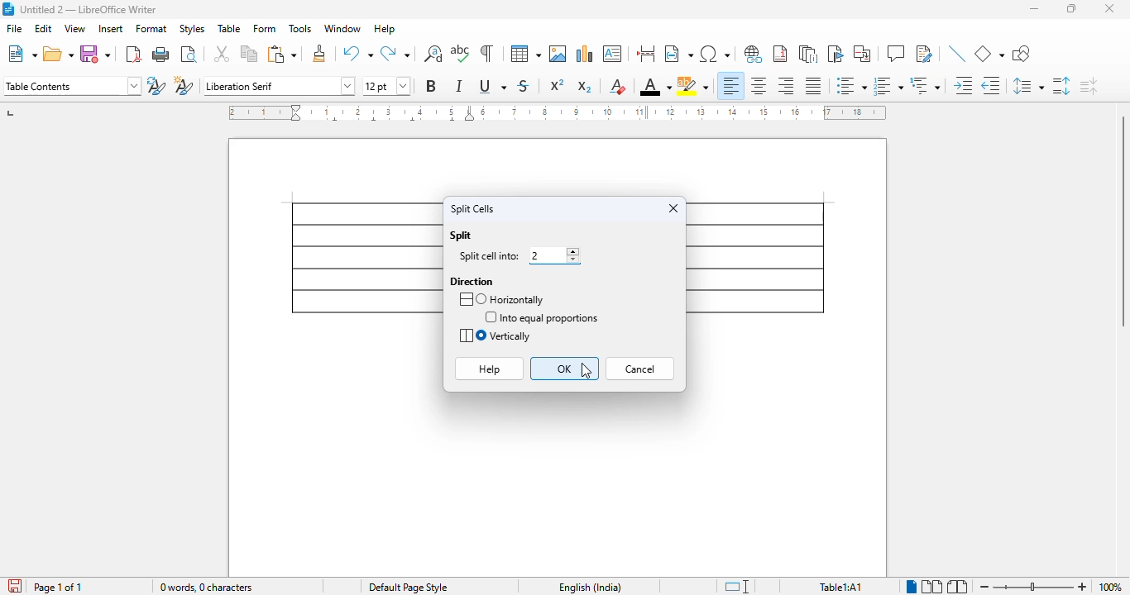  I want to click on increase indent, so click(964, 85).